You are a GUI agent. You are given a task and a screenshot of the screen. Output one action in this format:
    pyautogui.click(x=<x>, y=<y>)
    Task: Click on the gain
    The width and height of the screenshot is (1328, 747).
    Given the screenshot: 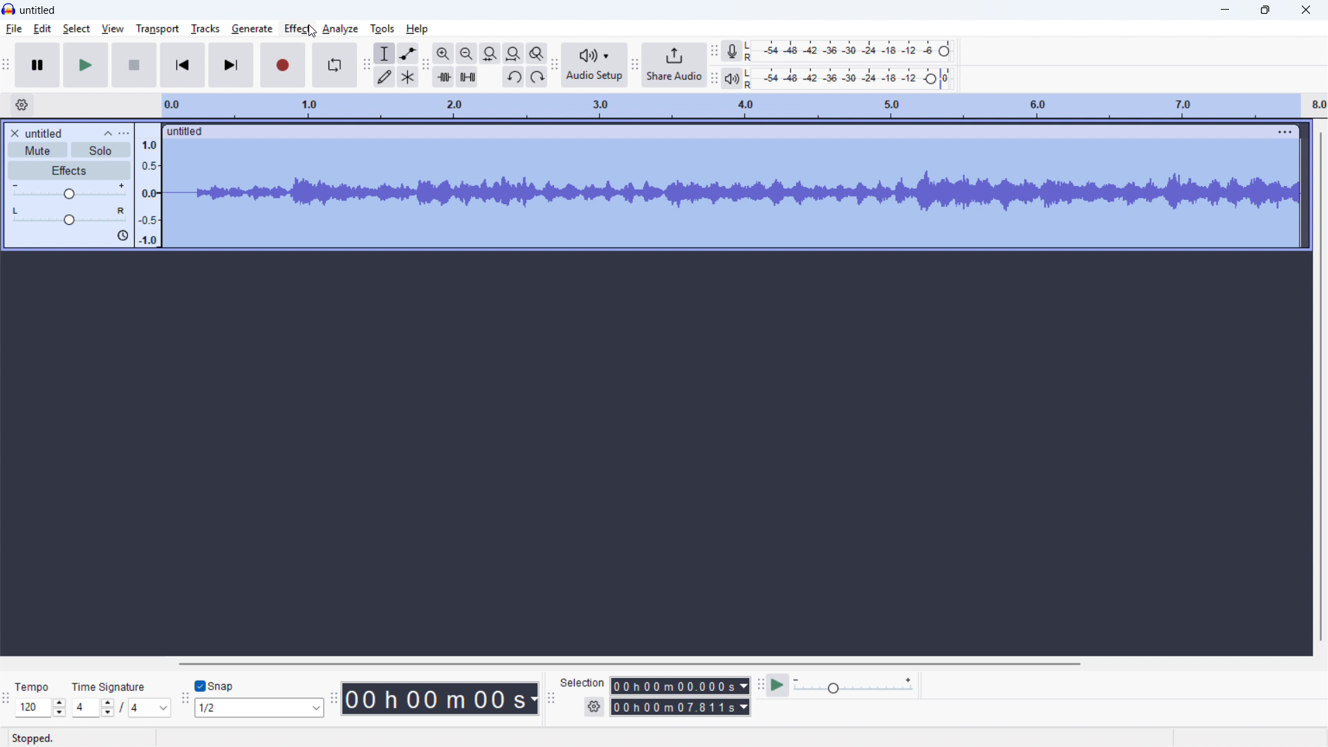 What is the action you would take?
    pyautogui.click(x=69, y=192)
    